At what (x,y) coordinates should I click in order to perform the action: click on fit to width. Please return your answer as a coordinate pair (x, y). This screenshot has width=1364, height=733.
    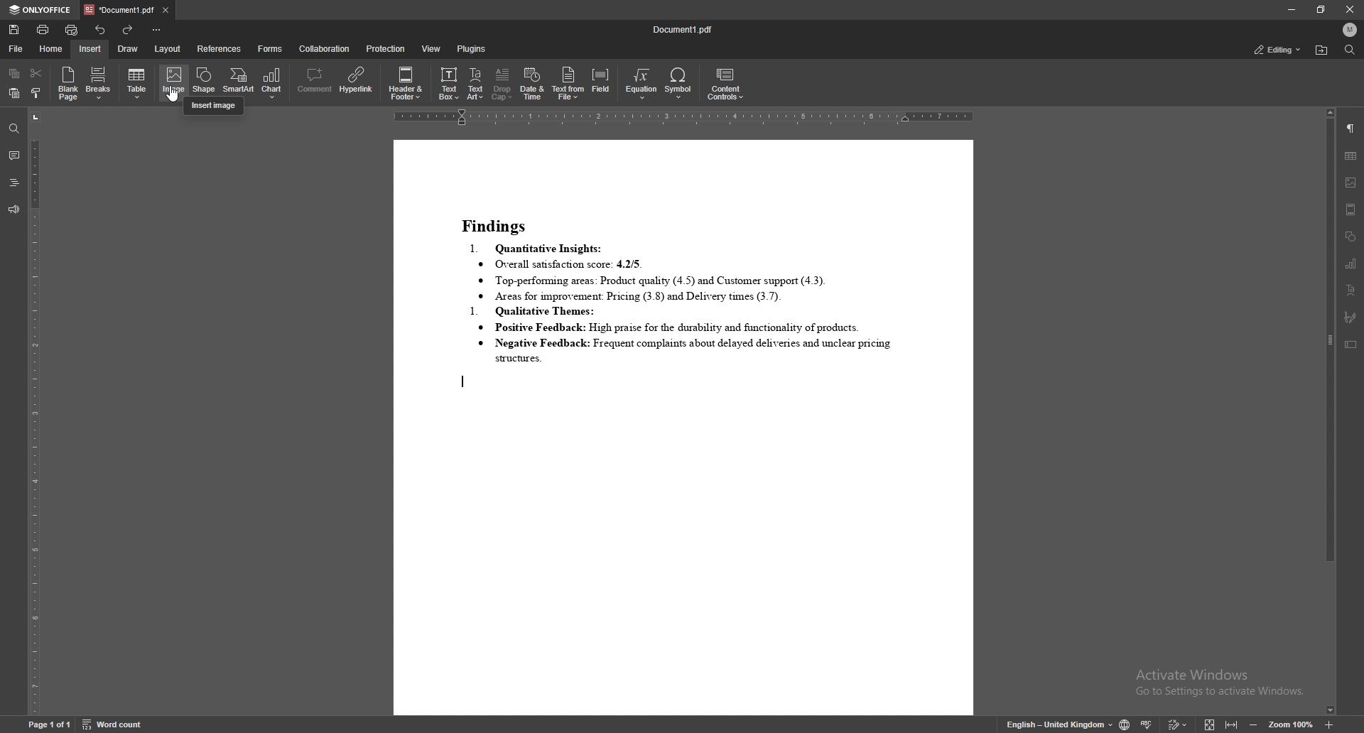
    Looking at the image, I should click on (1232, 724).